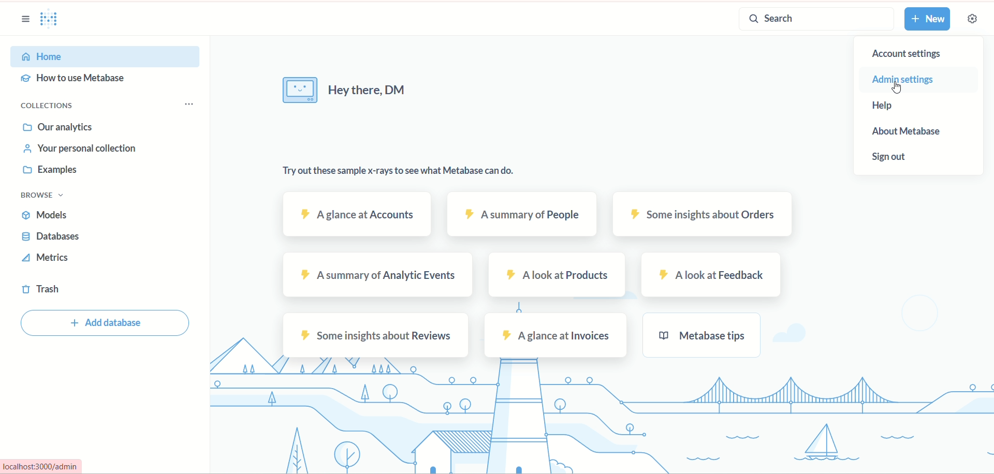  What do you see at coordinates (46, 259) in the screenshot?
I see `metrics` at bounding box center [46, 259].